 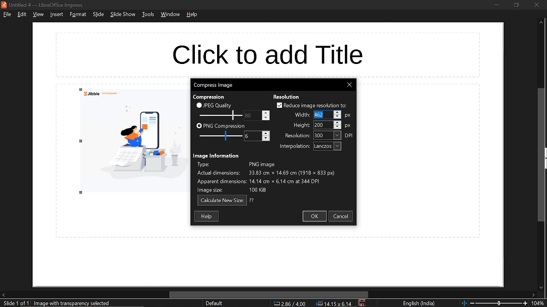 I want to click on image with transparency selected, so click(x=74, y=303).